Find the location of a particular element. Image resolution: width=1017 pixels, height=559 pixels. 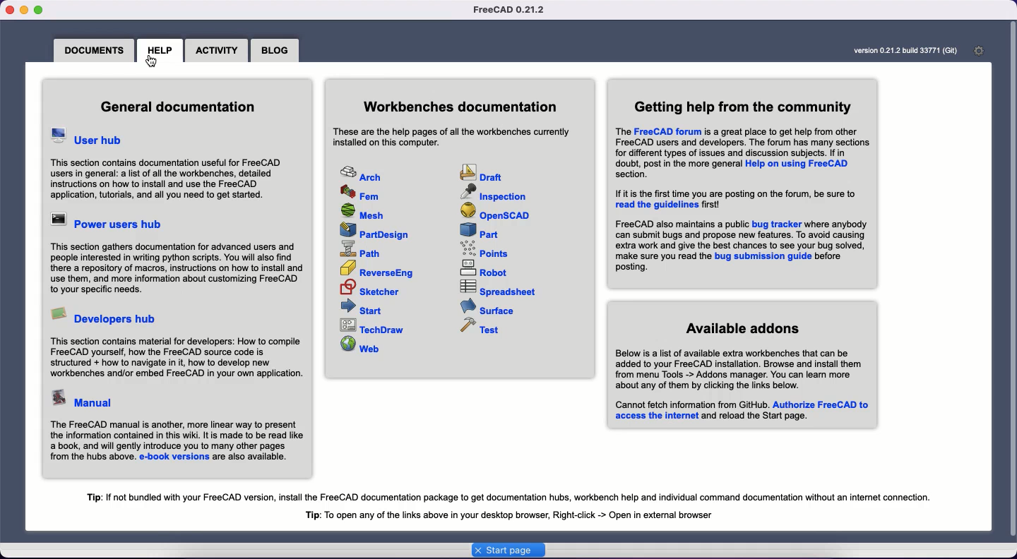

Activity is located at coordinates (215, 49).